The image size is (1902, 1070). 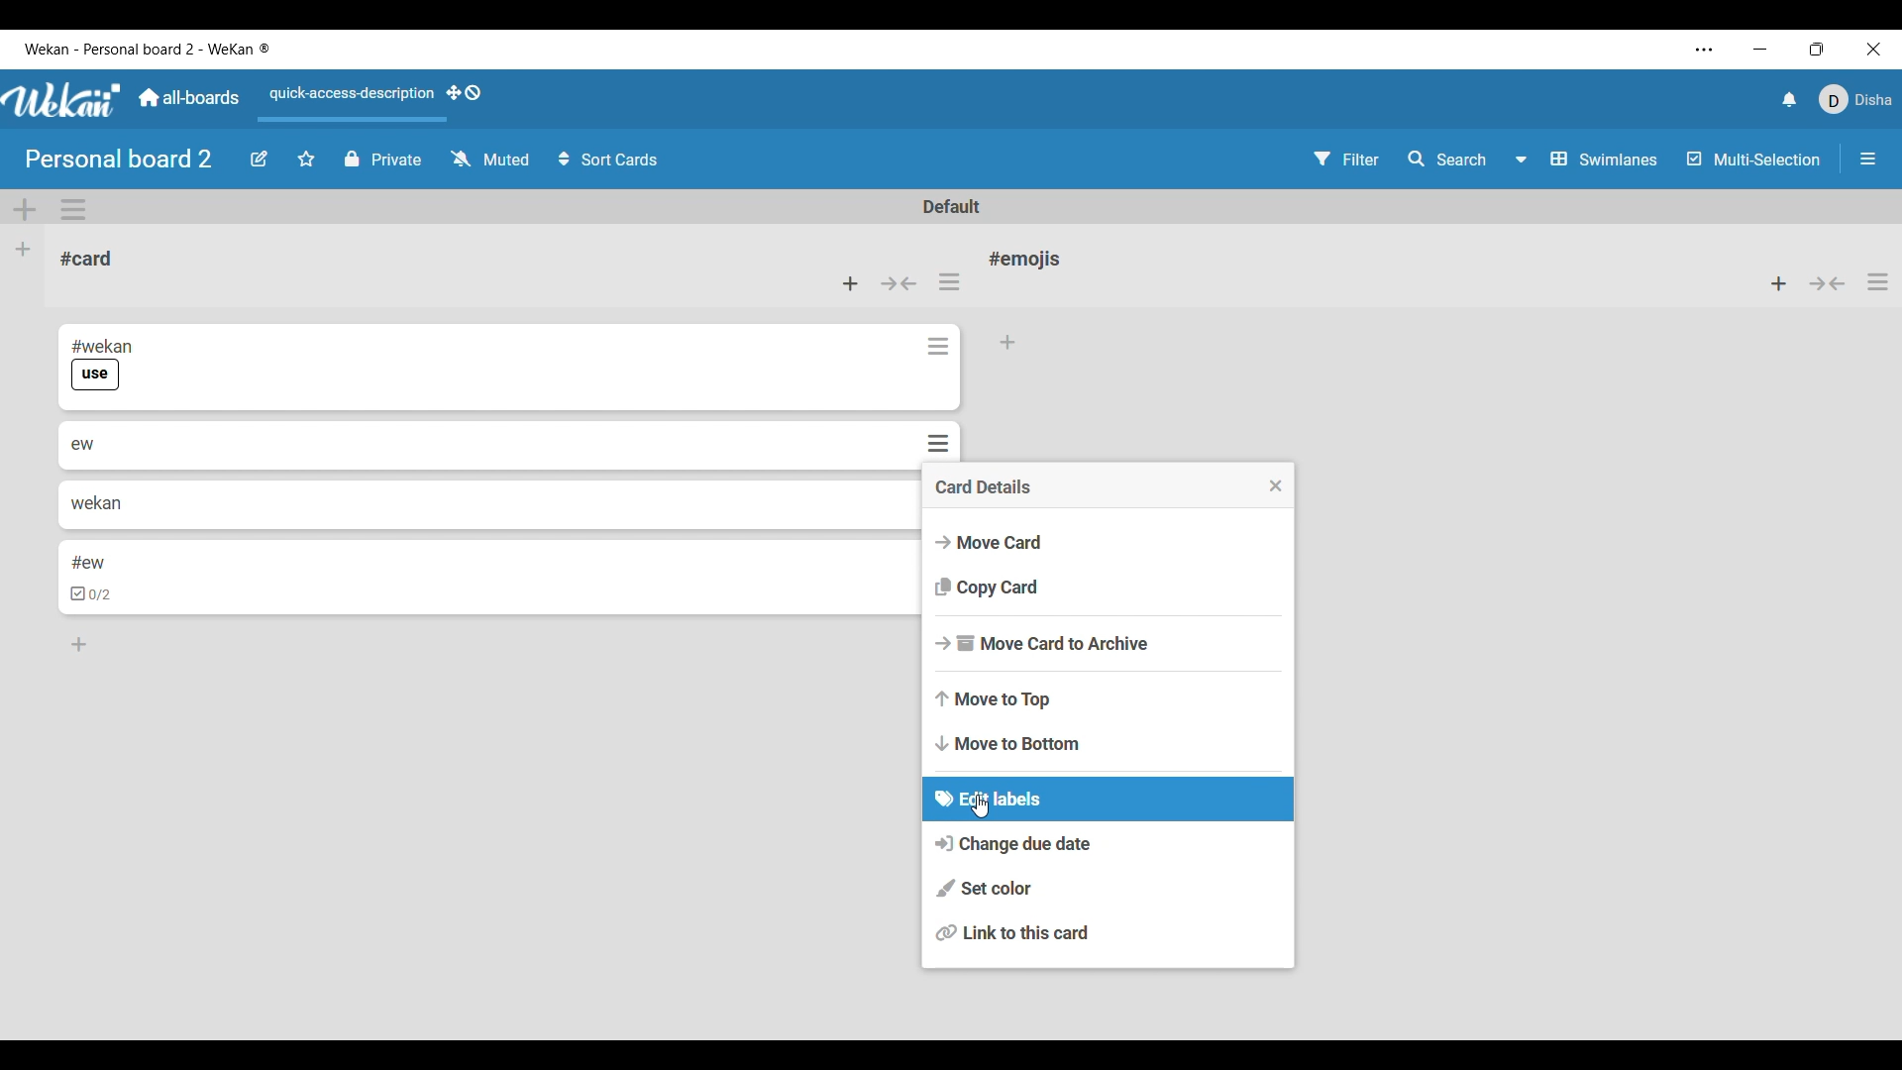 I want to click on Minimize, so click(x=1759, y=50).